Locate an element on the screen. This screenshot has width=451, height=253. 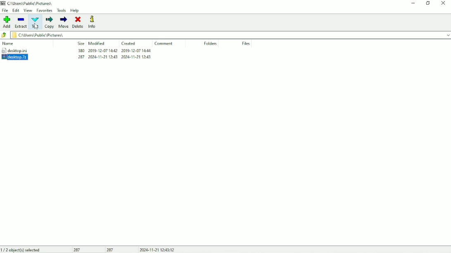
Copy is located at coordinates (50, 22).